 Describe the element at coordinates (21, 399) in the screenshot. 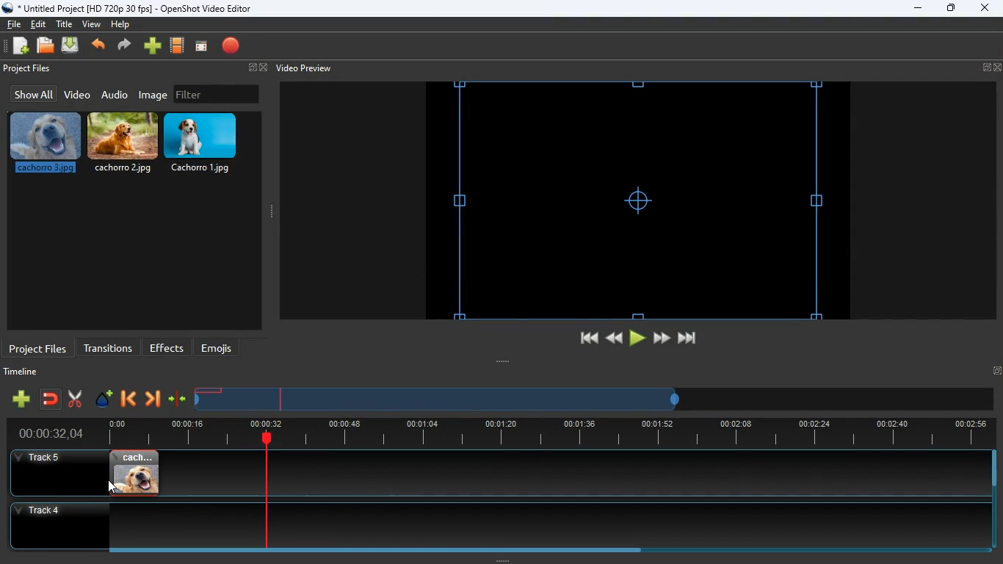

I see `add` at that location.